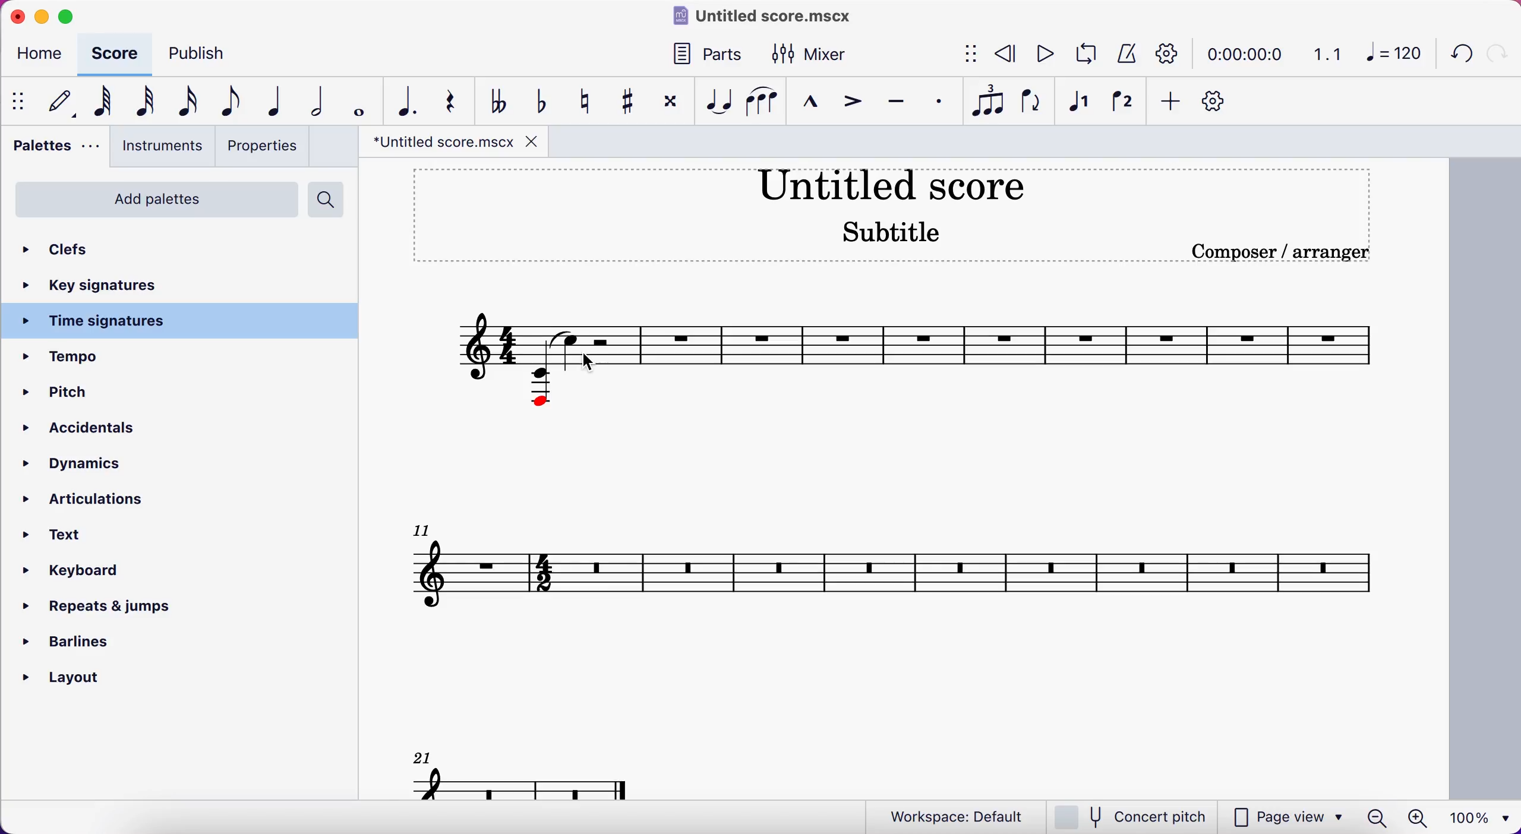 Image resolution: width=1521 pixels, height=834 pixels. What do you see at coordinates (959, 54) in the screenshot?
I see `show/hide options` at bounding box center [959, 54].